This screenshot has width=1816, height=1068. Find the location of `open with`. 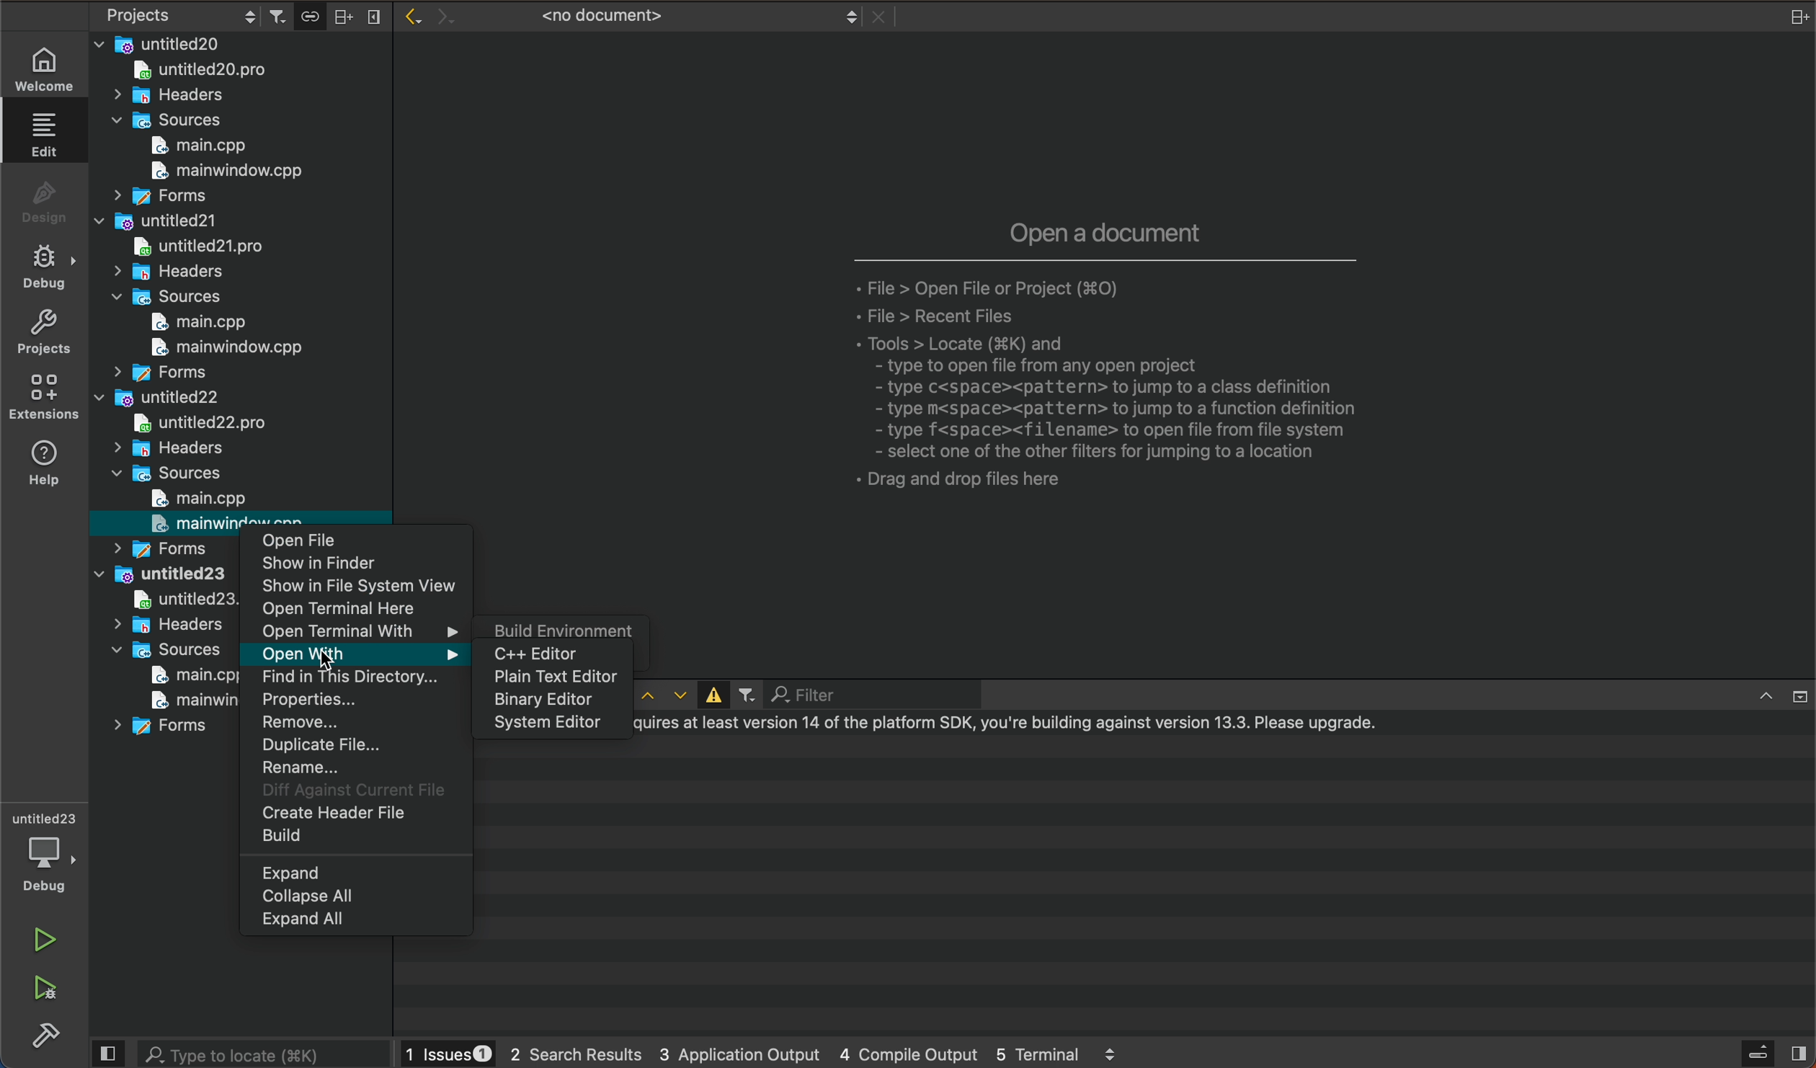

open with is located at coordinates (355, 654).